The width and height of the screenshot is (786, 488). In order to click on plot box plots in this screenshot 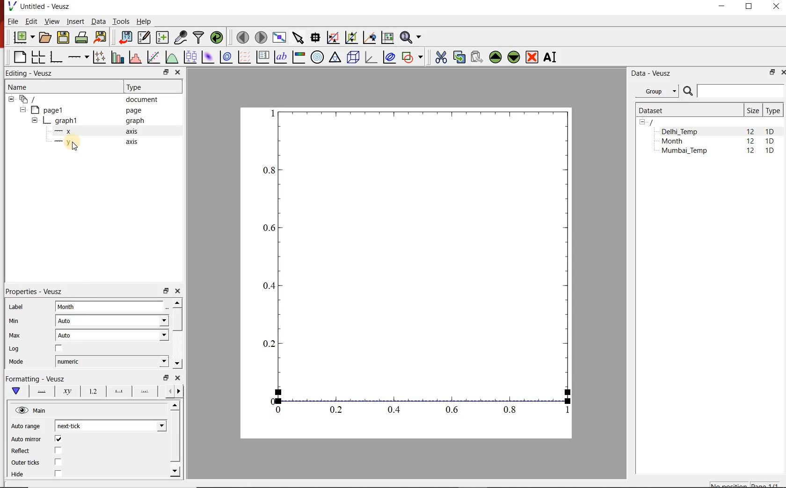, I will do `click(190, 57)`.